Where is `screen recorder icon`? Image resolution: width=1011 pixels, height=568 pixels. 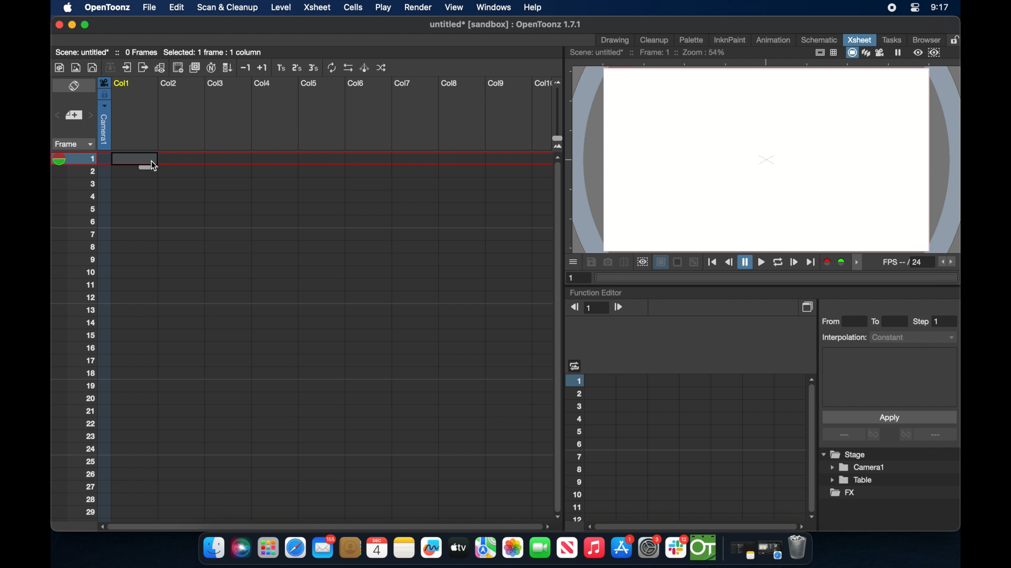
screen recorder icon is located at coordinates (891, 8).